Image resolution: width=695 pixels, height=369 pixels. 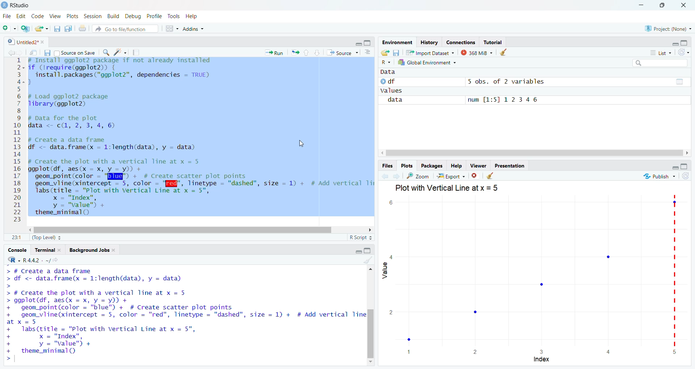 What do you see at coordinates (505, 52) in the screenshot?
I see `clear` at bounding box center [505, 52].